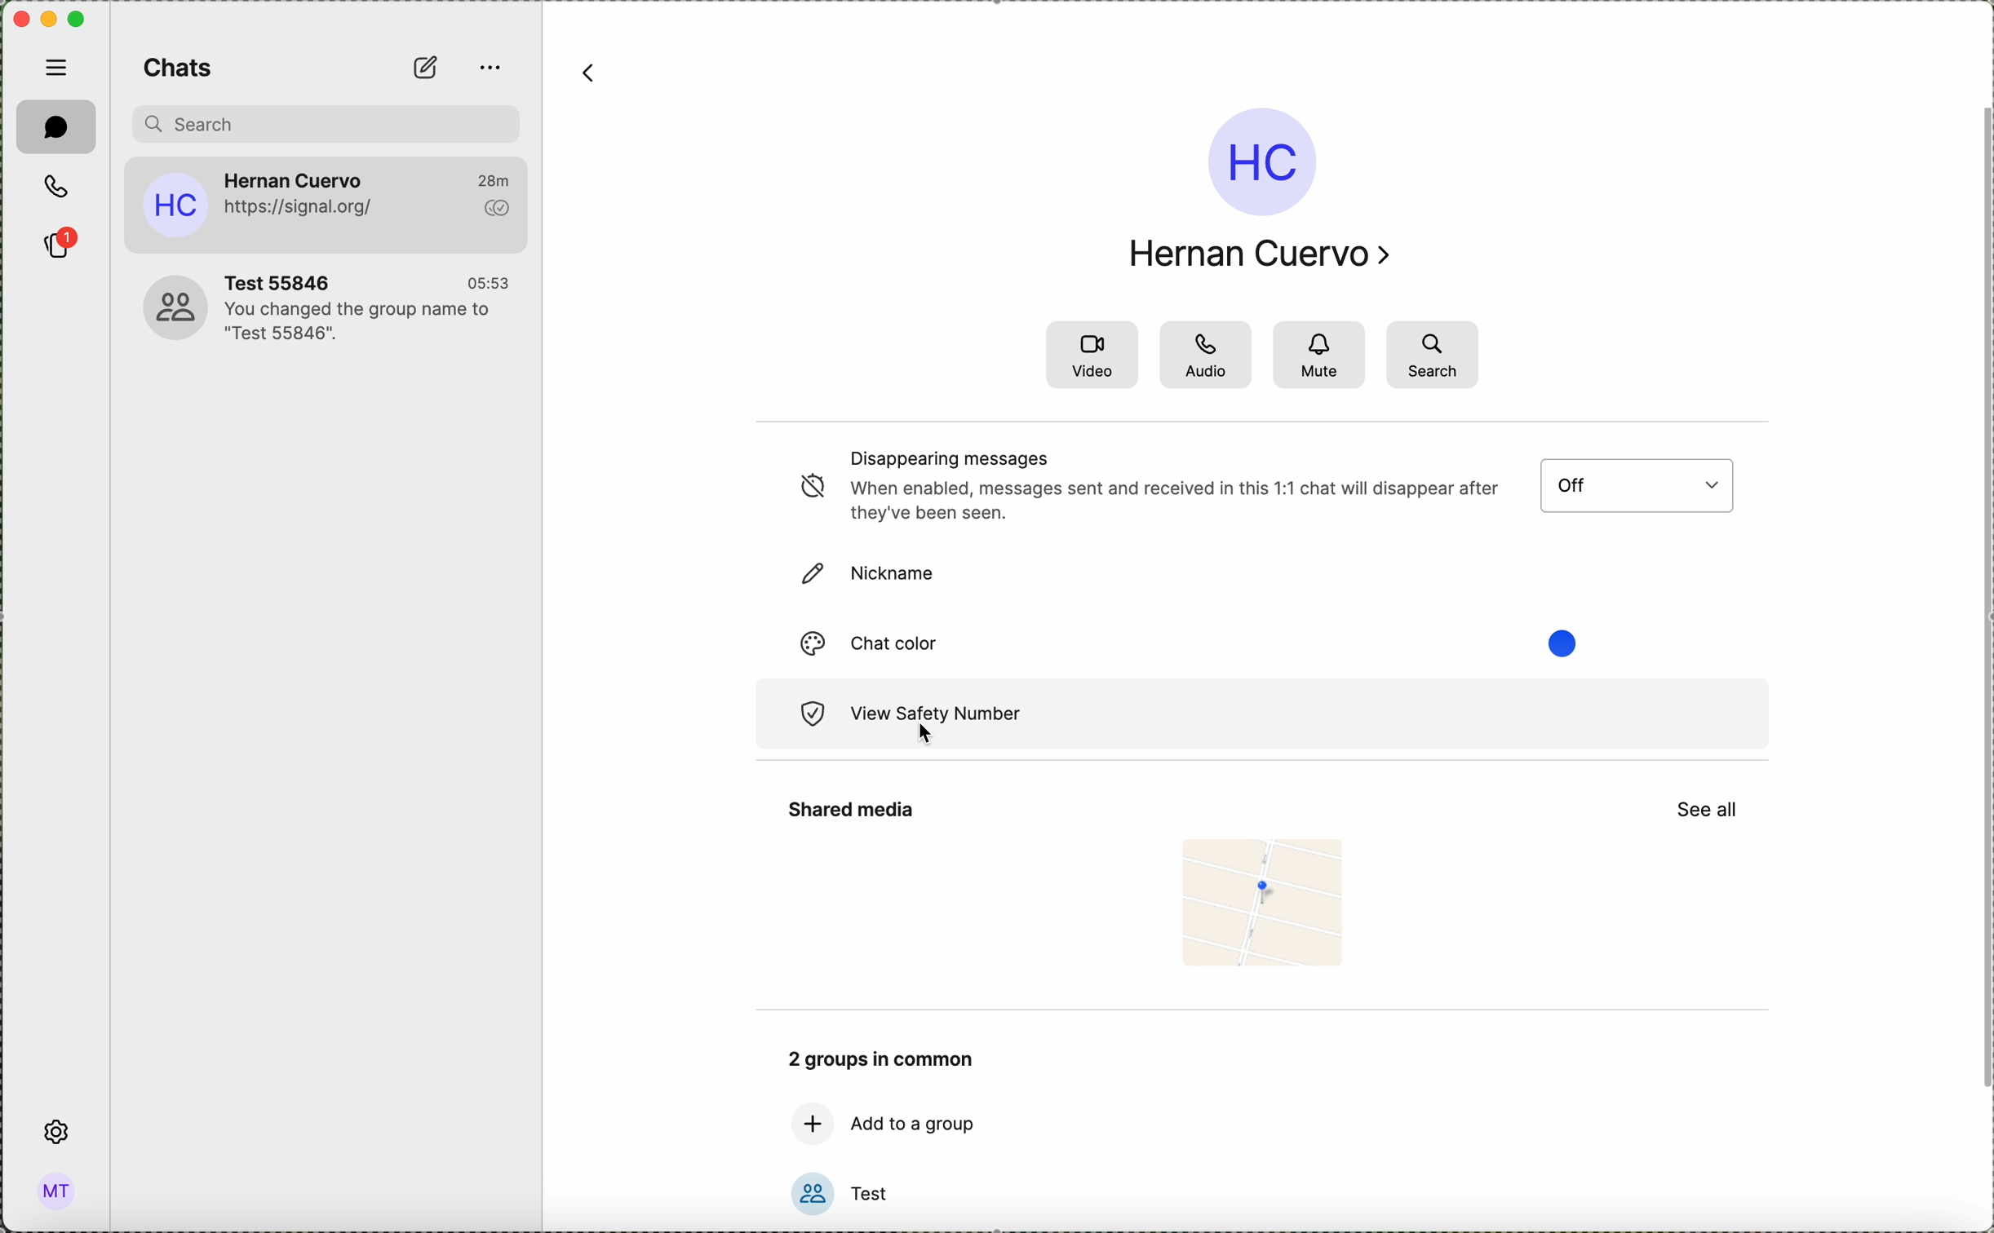  Describe the element at coordinates (805, 575) in the screenshot. I see `pencil ` at that location.